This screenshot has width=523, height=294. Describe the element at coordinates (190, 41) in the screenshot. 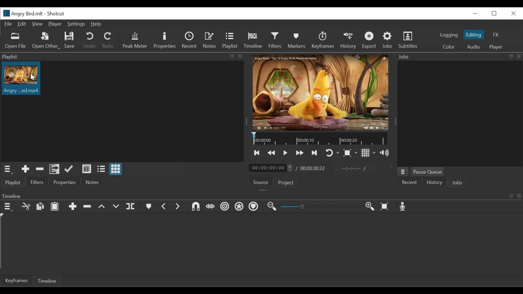

I see `Recent` at that location.